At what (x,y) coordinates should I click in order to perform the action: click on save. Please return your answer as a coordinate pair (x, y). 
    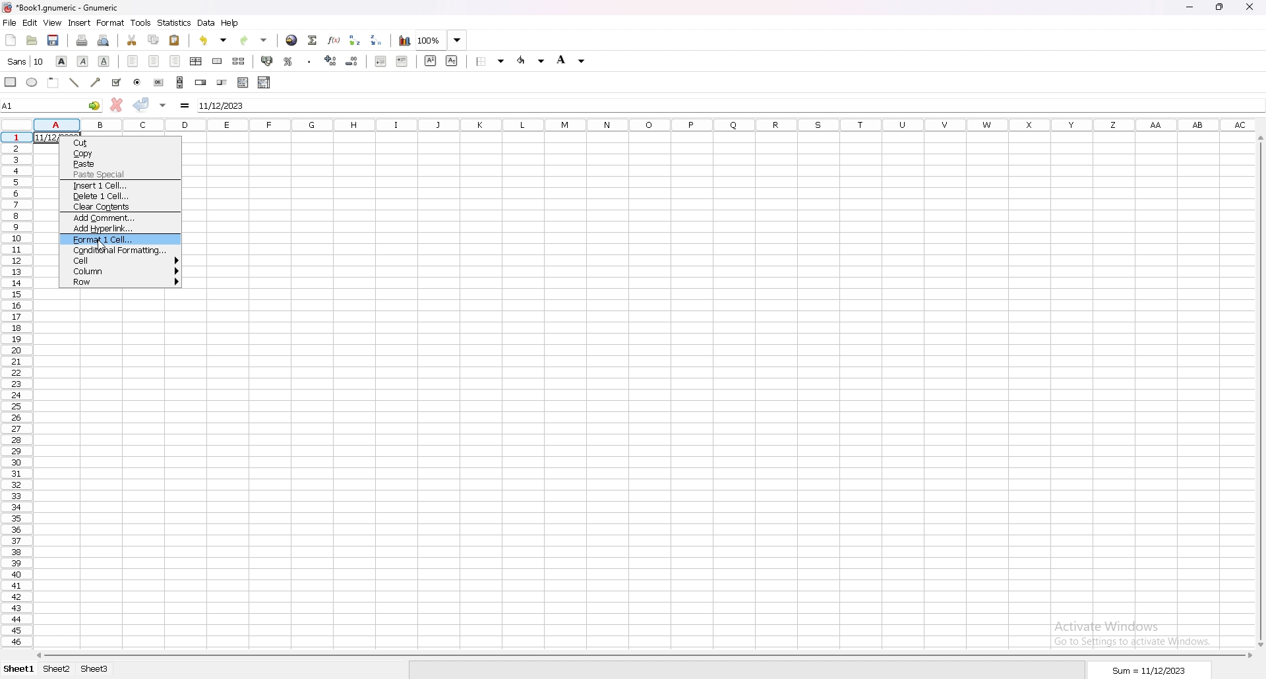
    Looking at the image, I should click on (53, 40).